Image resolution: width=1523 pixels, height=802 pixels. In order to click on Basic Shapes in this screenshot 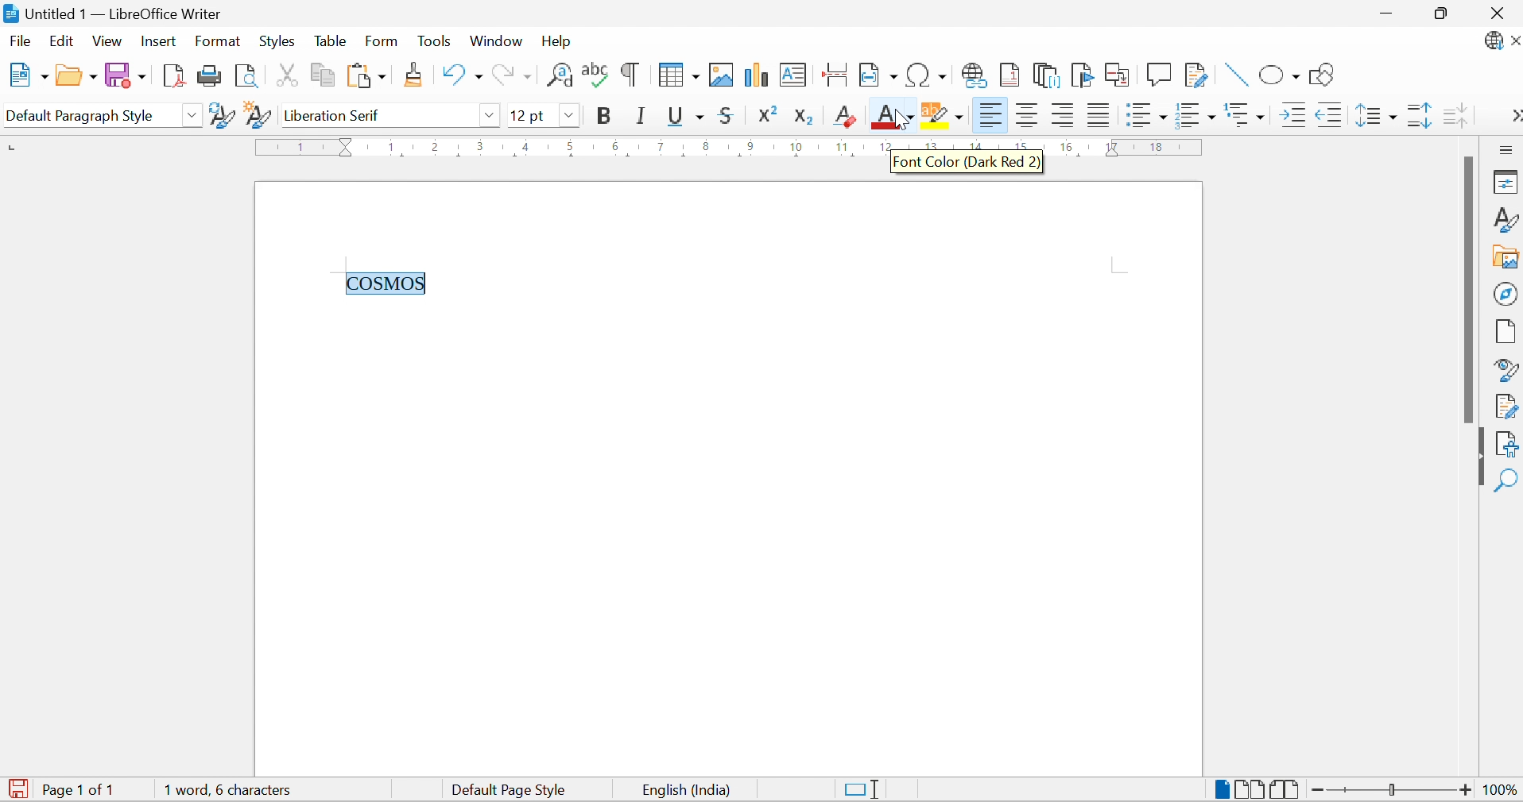, I will do `click(1280, 76)`.